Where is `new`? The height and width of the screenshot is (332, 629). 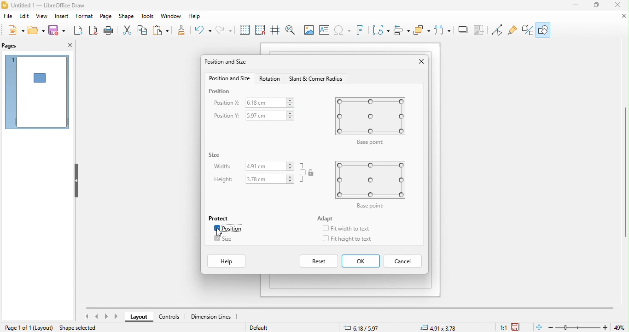 new is located at coordinates (17, 30).